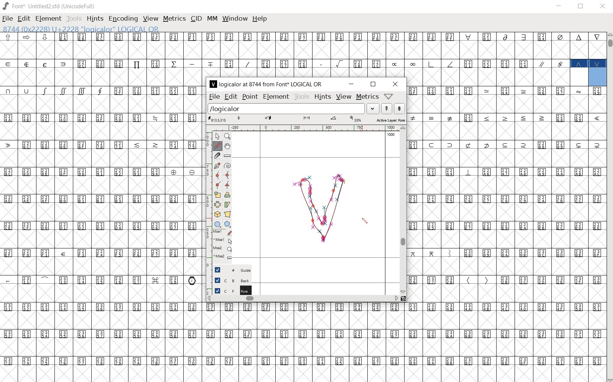 The image size is (613, 382). I want to click on load word list, so click(294, 108).